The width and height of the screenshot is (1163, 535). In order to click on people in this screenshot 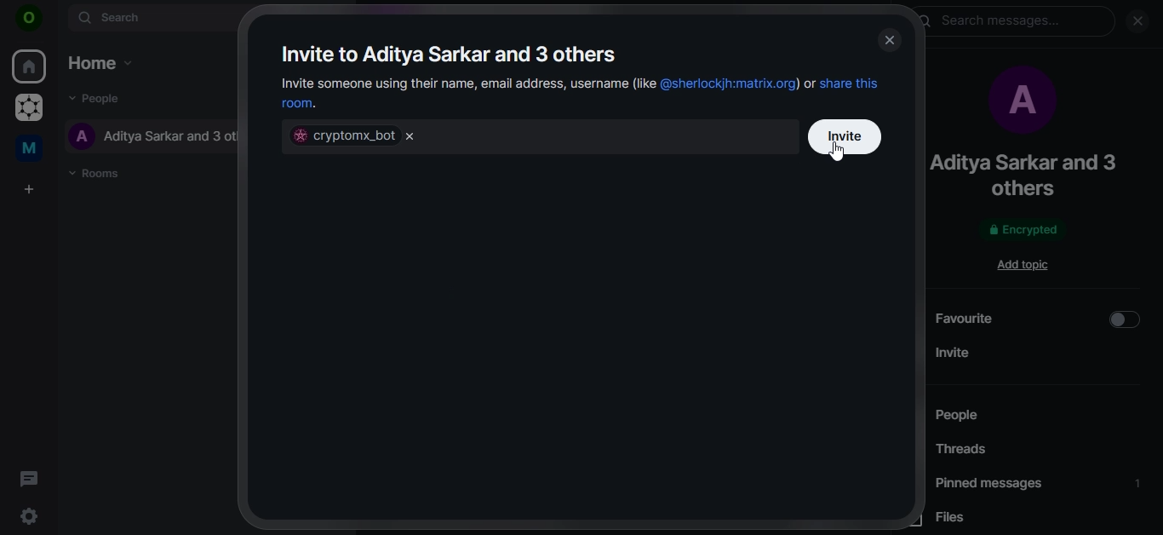, I will do `click(96, 100)`.